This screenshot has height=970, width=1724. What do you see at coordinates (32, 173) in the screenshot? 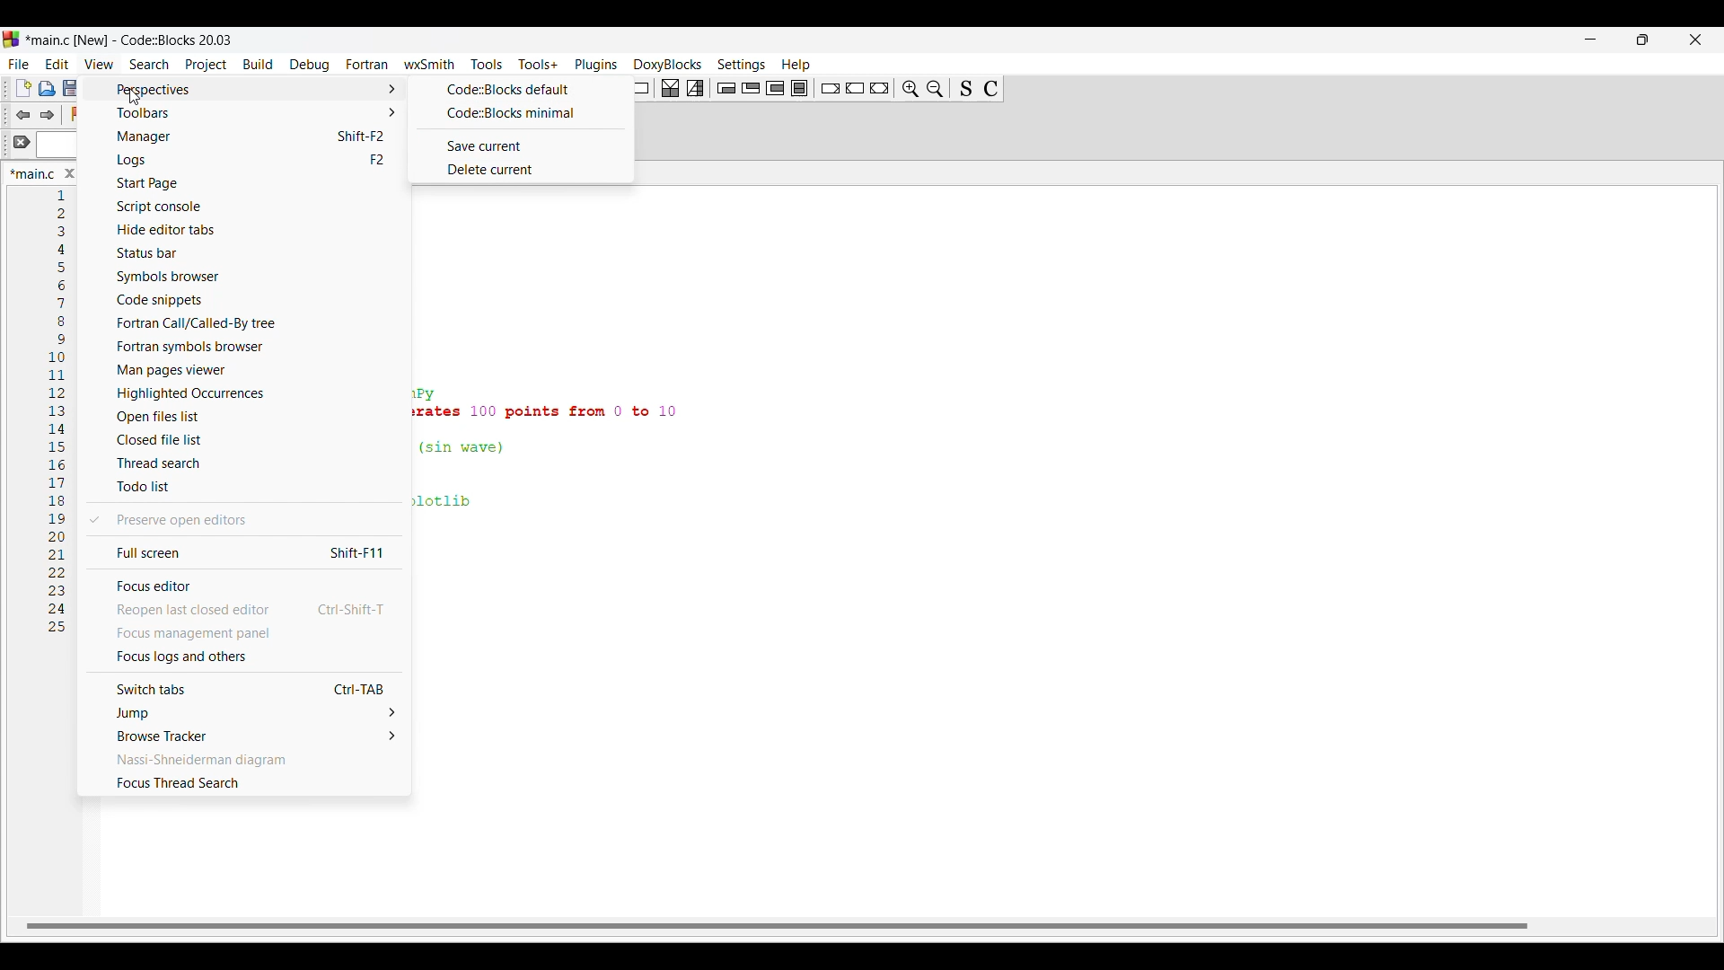
I see `Current tab` at bounding box center [32, 173].